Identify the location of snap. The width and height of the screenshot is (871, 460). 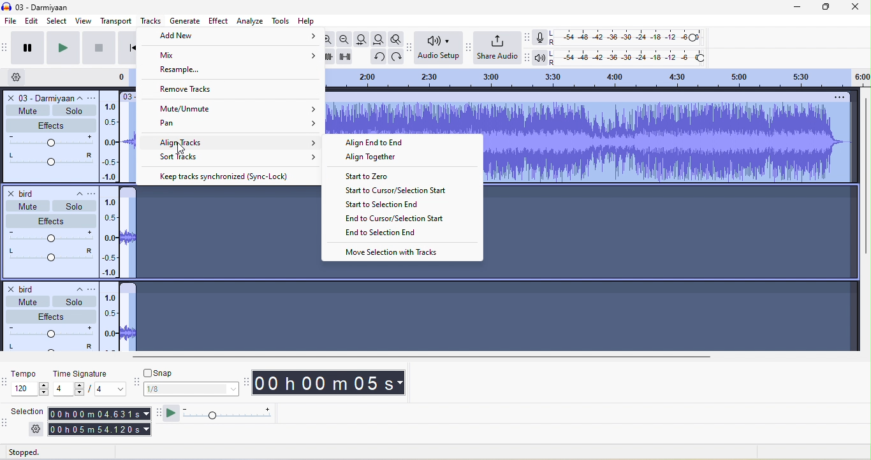
(187, 373).